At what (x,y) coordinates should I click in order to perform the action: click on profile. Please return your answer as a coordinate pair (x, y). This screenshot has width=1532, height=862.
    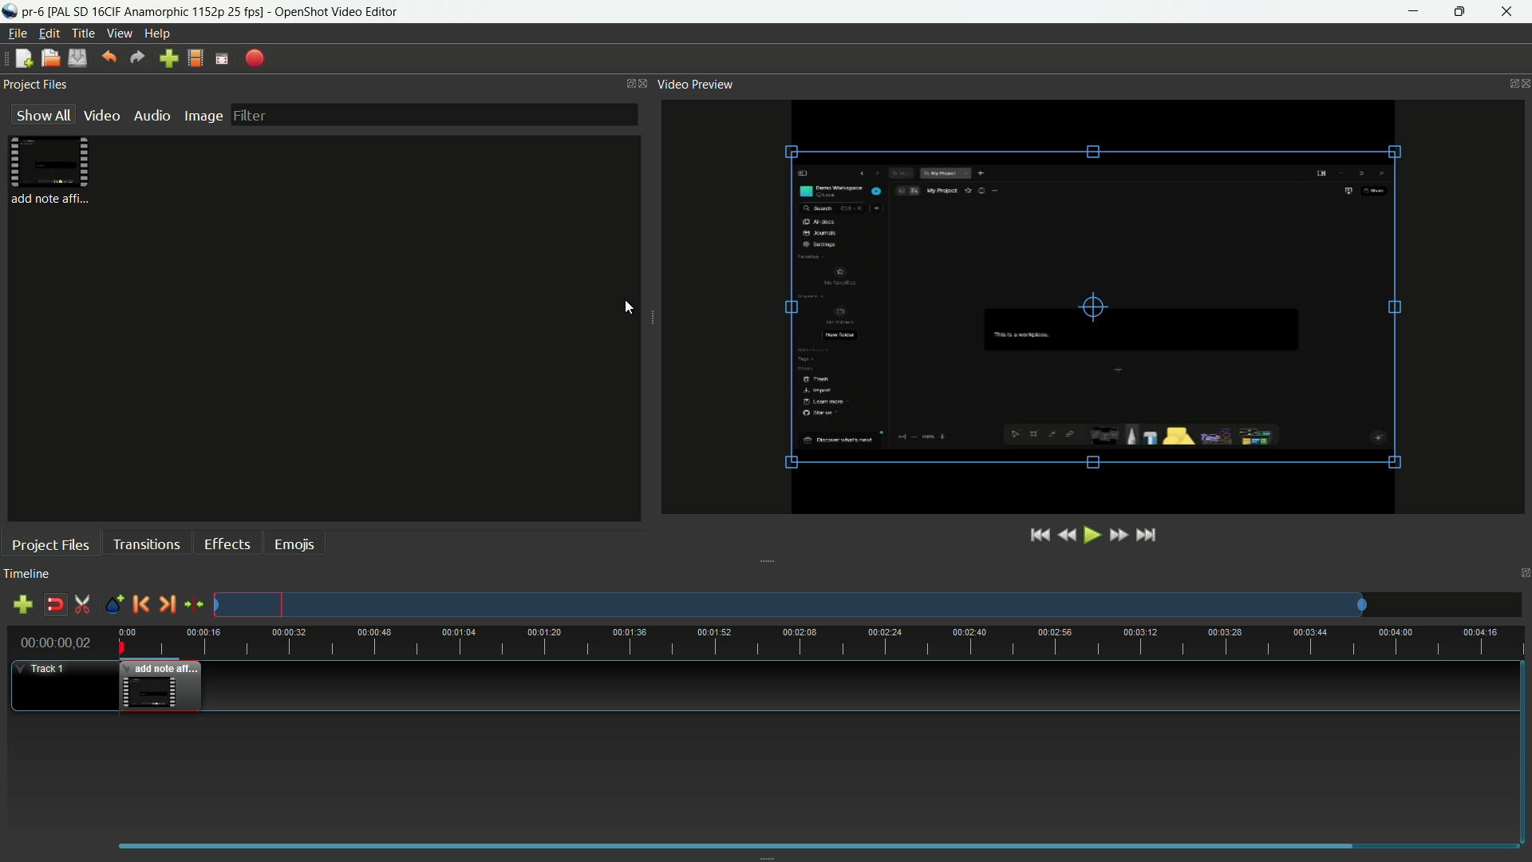
    Looking at the image, I should click on (194, 58).